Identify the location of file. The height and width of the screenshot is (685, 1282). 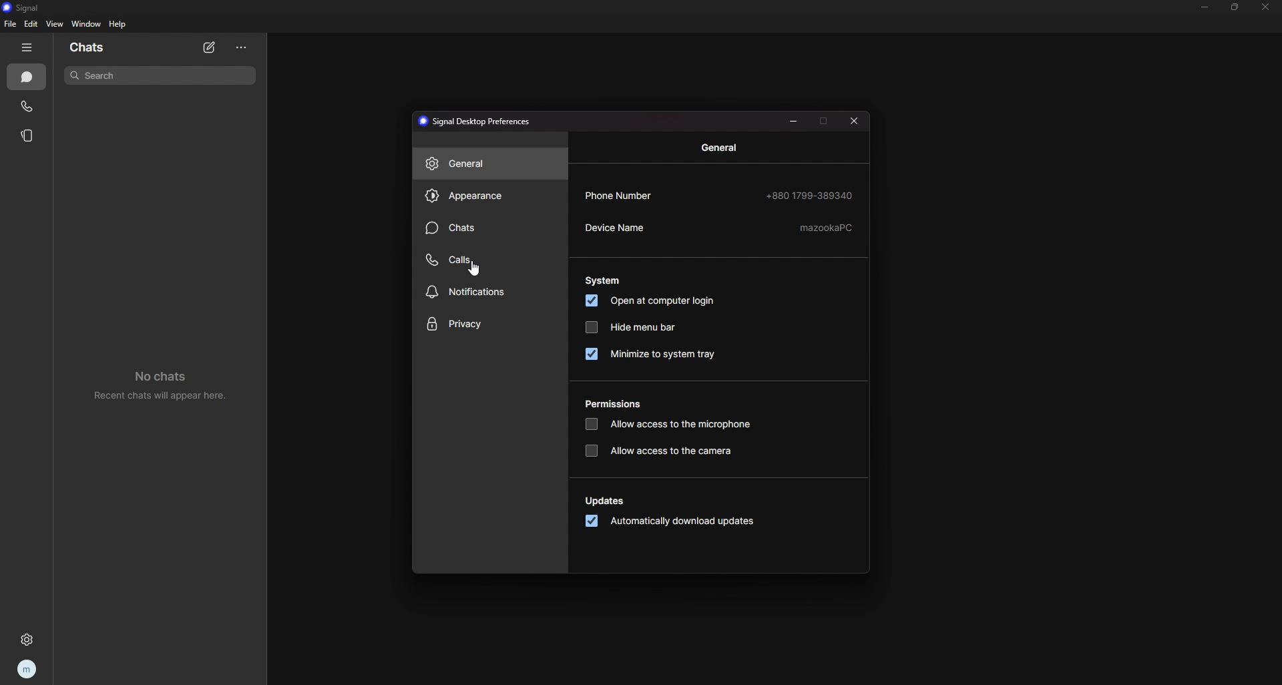
(11, 24).